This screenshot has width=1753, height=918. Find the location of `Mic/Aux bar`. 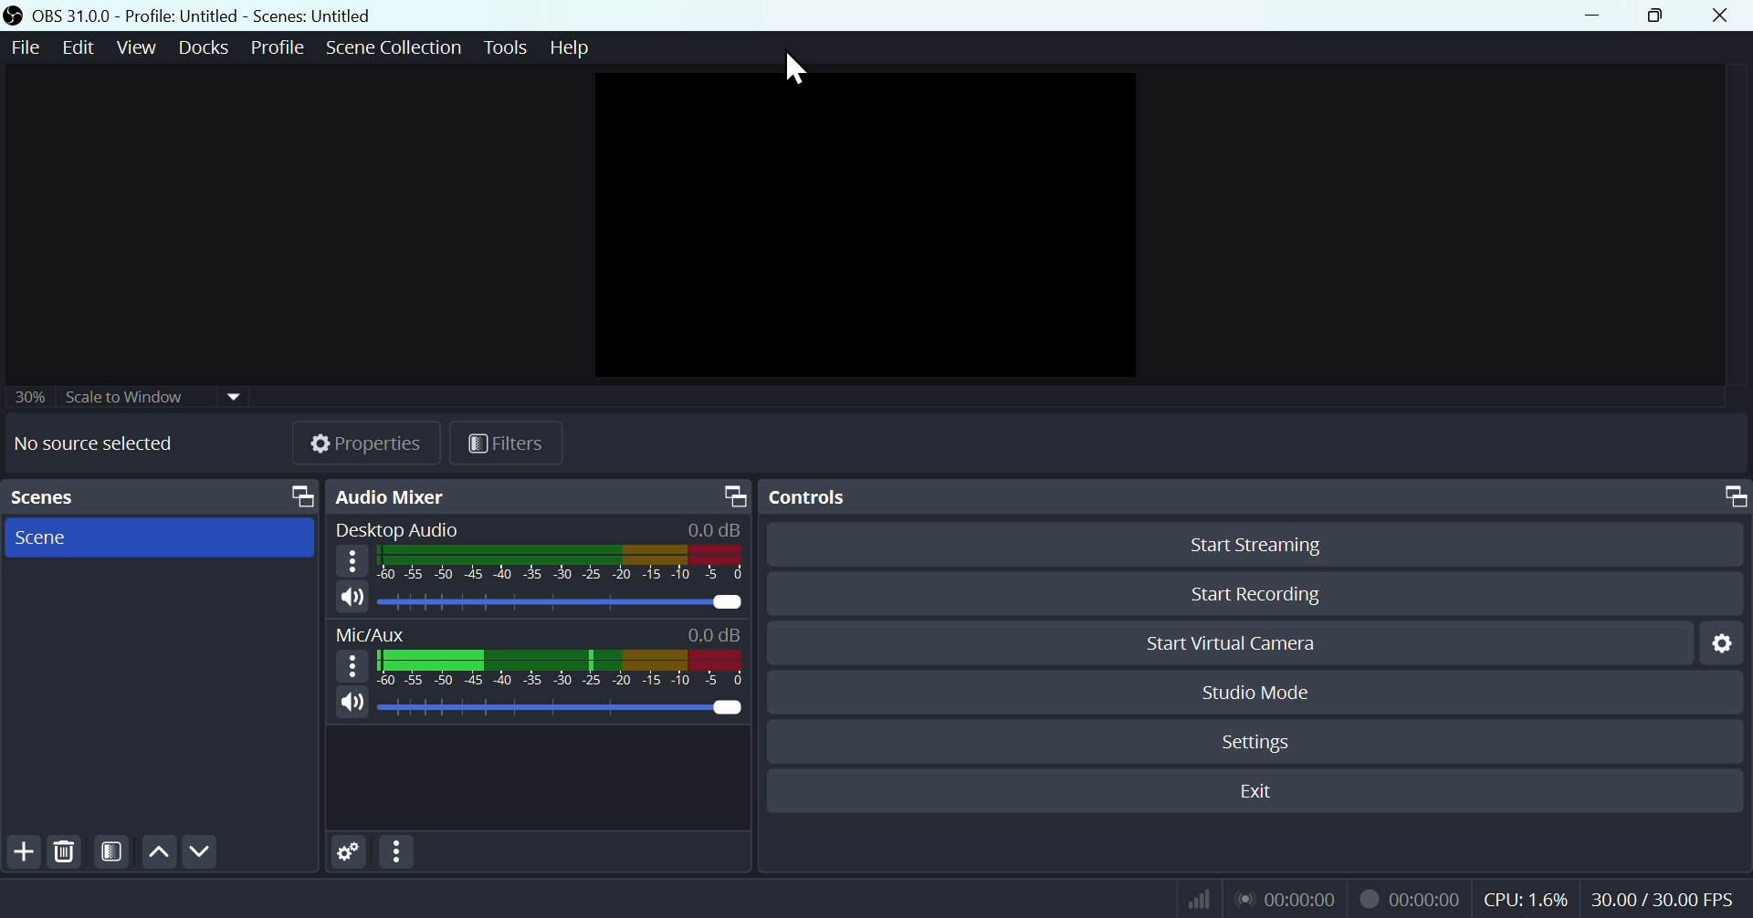

Mic/Aux bar is located at coordinates (562, 668).